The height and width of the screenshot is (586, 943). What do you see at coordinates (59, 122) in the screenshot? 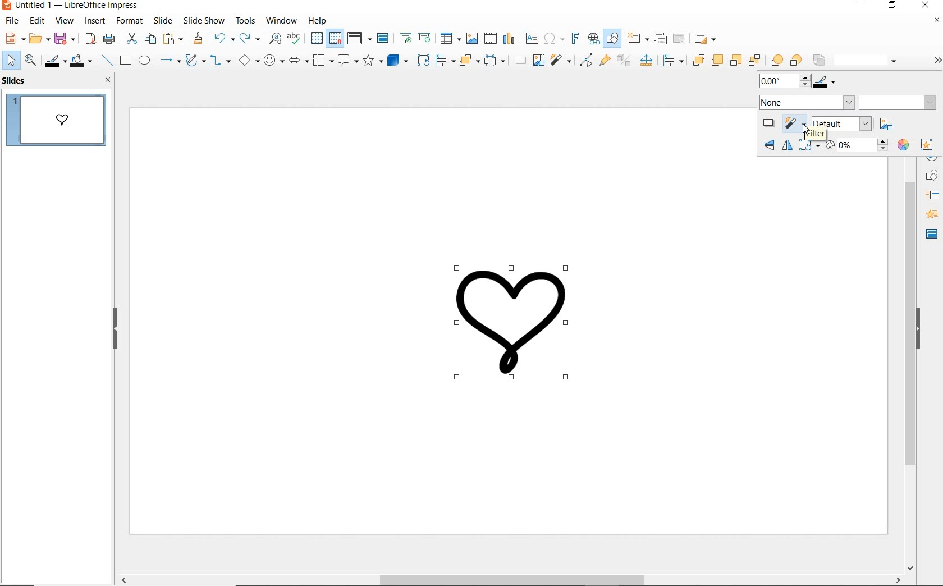
I see `SLIDE 1` at bounding box center [59, 122].